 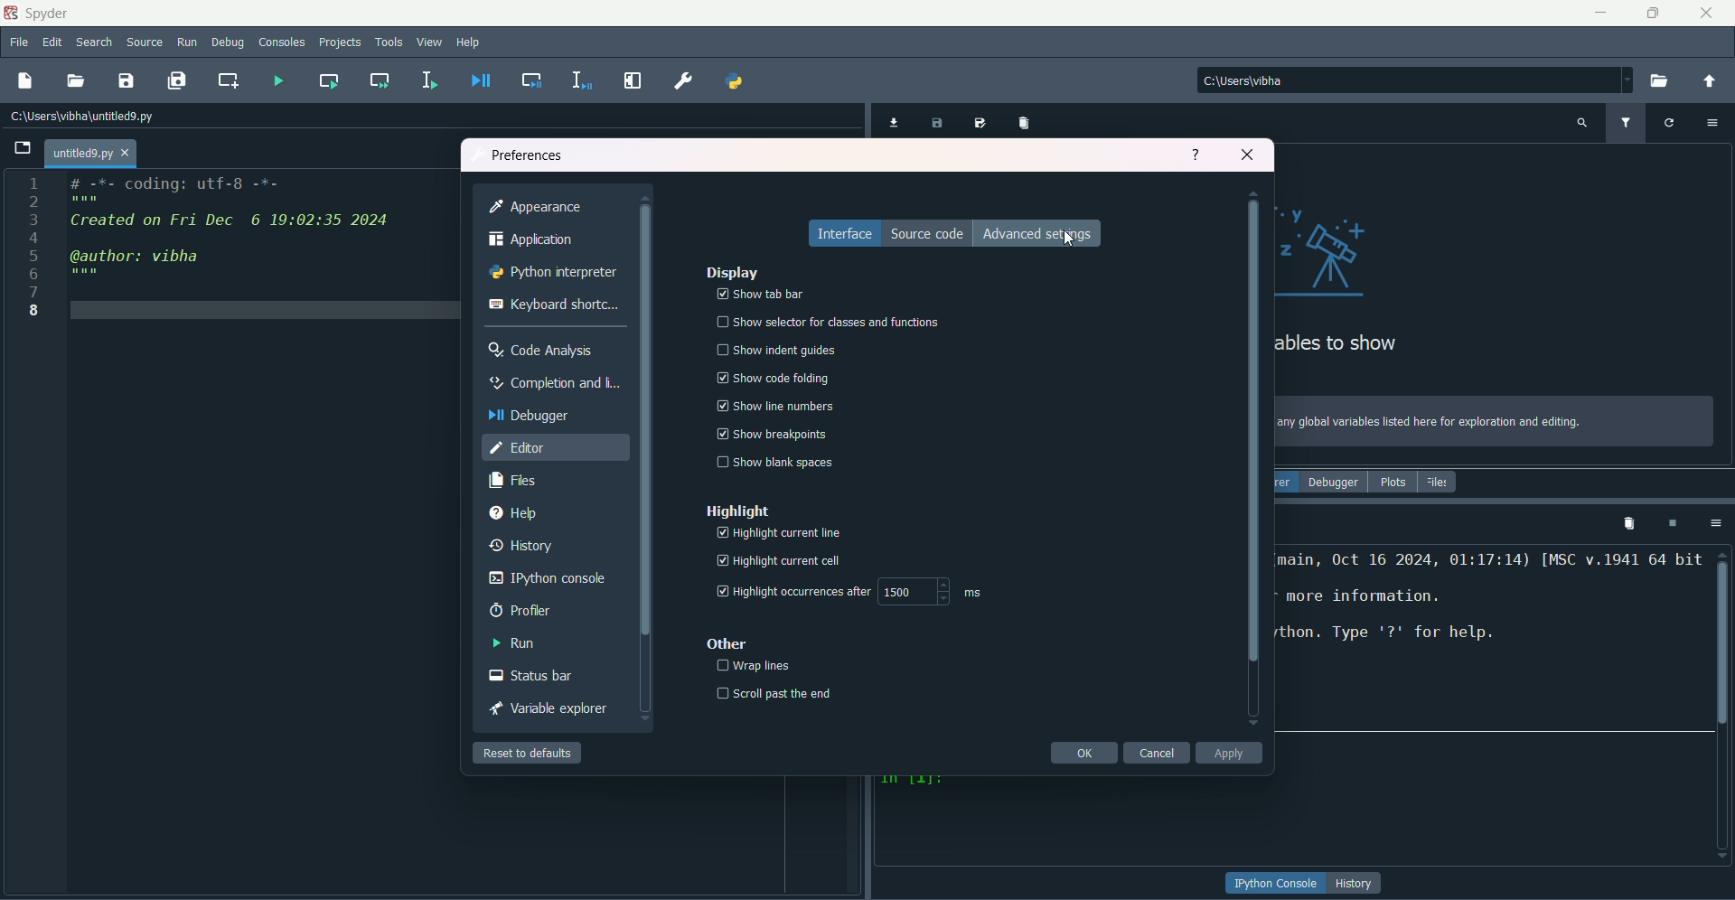 What do you see at coordinates (736, 83) in the screenshot?
I see `pythonpath manager` at bounding box center [736, 83].